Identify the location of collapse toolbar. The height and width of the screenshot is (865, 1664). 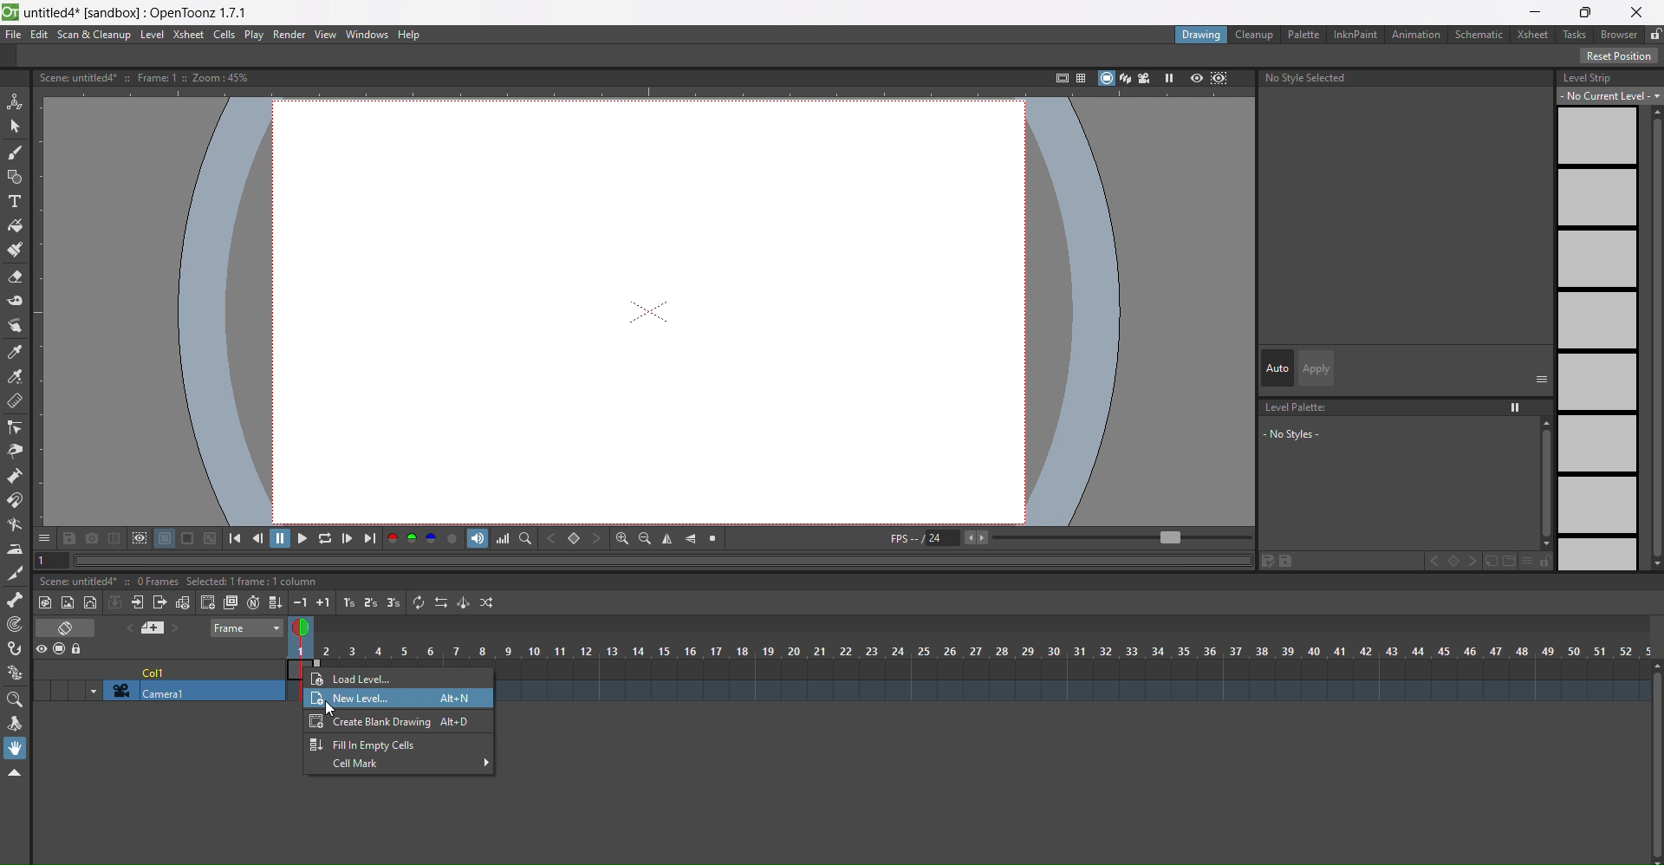
(15, 773).